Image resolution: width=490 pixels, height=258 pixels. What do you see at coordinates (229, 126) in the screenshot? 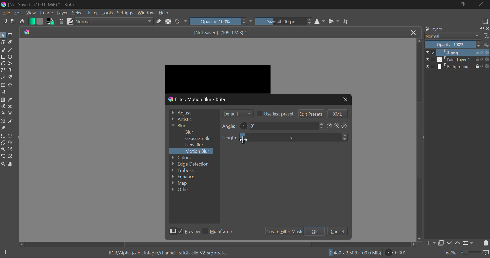
I see `Angle` at bounding box center [229, 126].